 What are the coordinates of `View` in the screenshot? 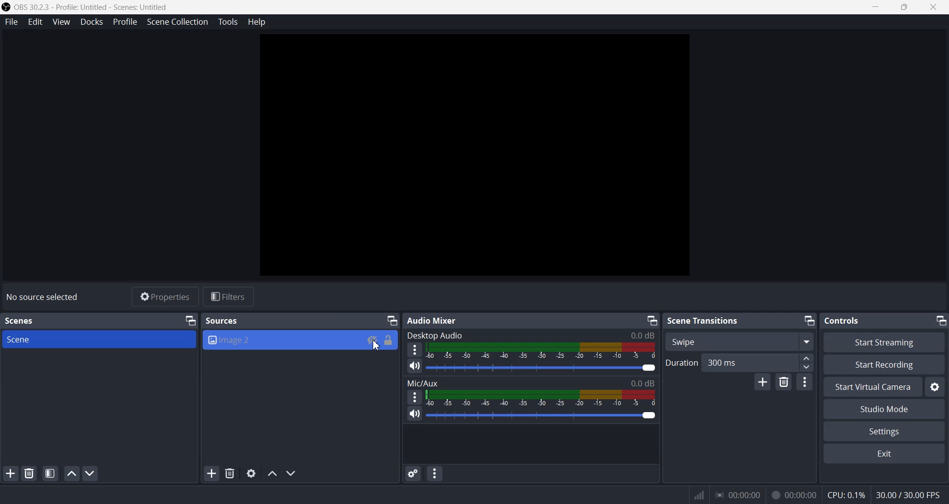 It's located at (61, 21).